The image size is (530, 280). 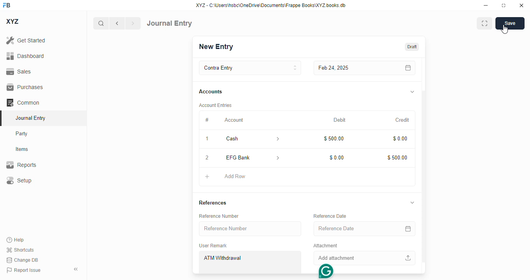 I want to click on shortcuts, so click(x=20, y=250).